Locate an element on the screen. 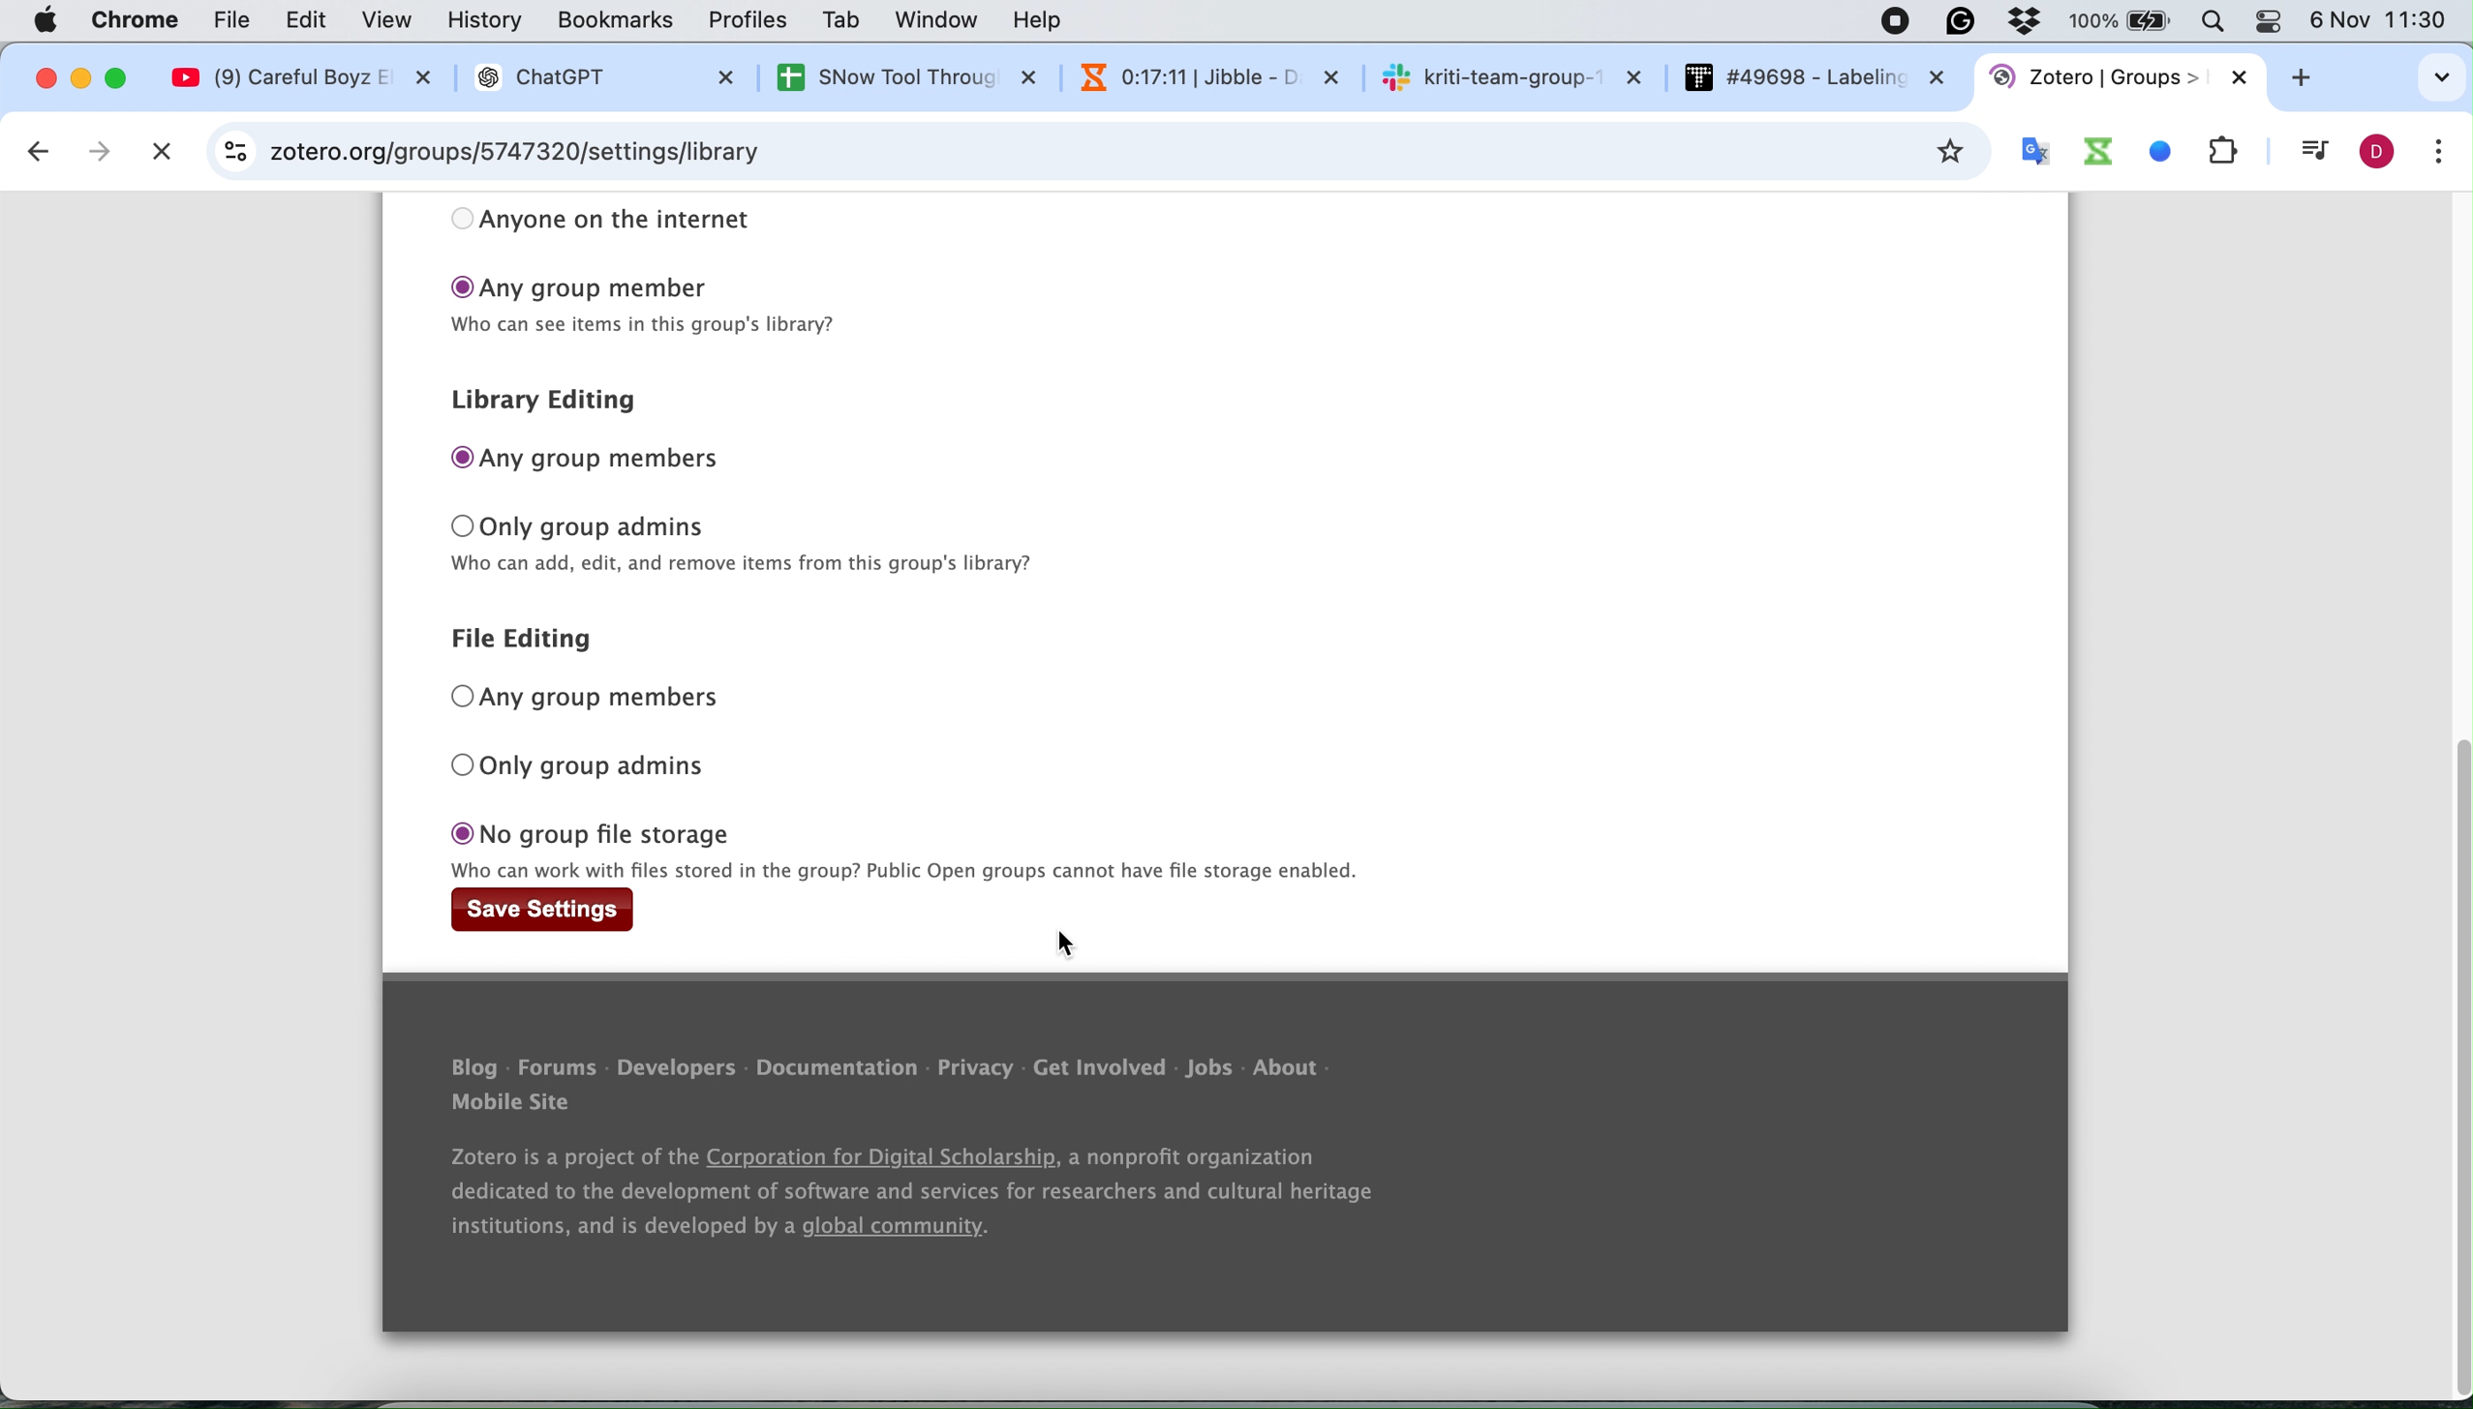 The width and height of the screenshot is (2473, 1409). library editing is located at coordinates (554, 402).